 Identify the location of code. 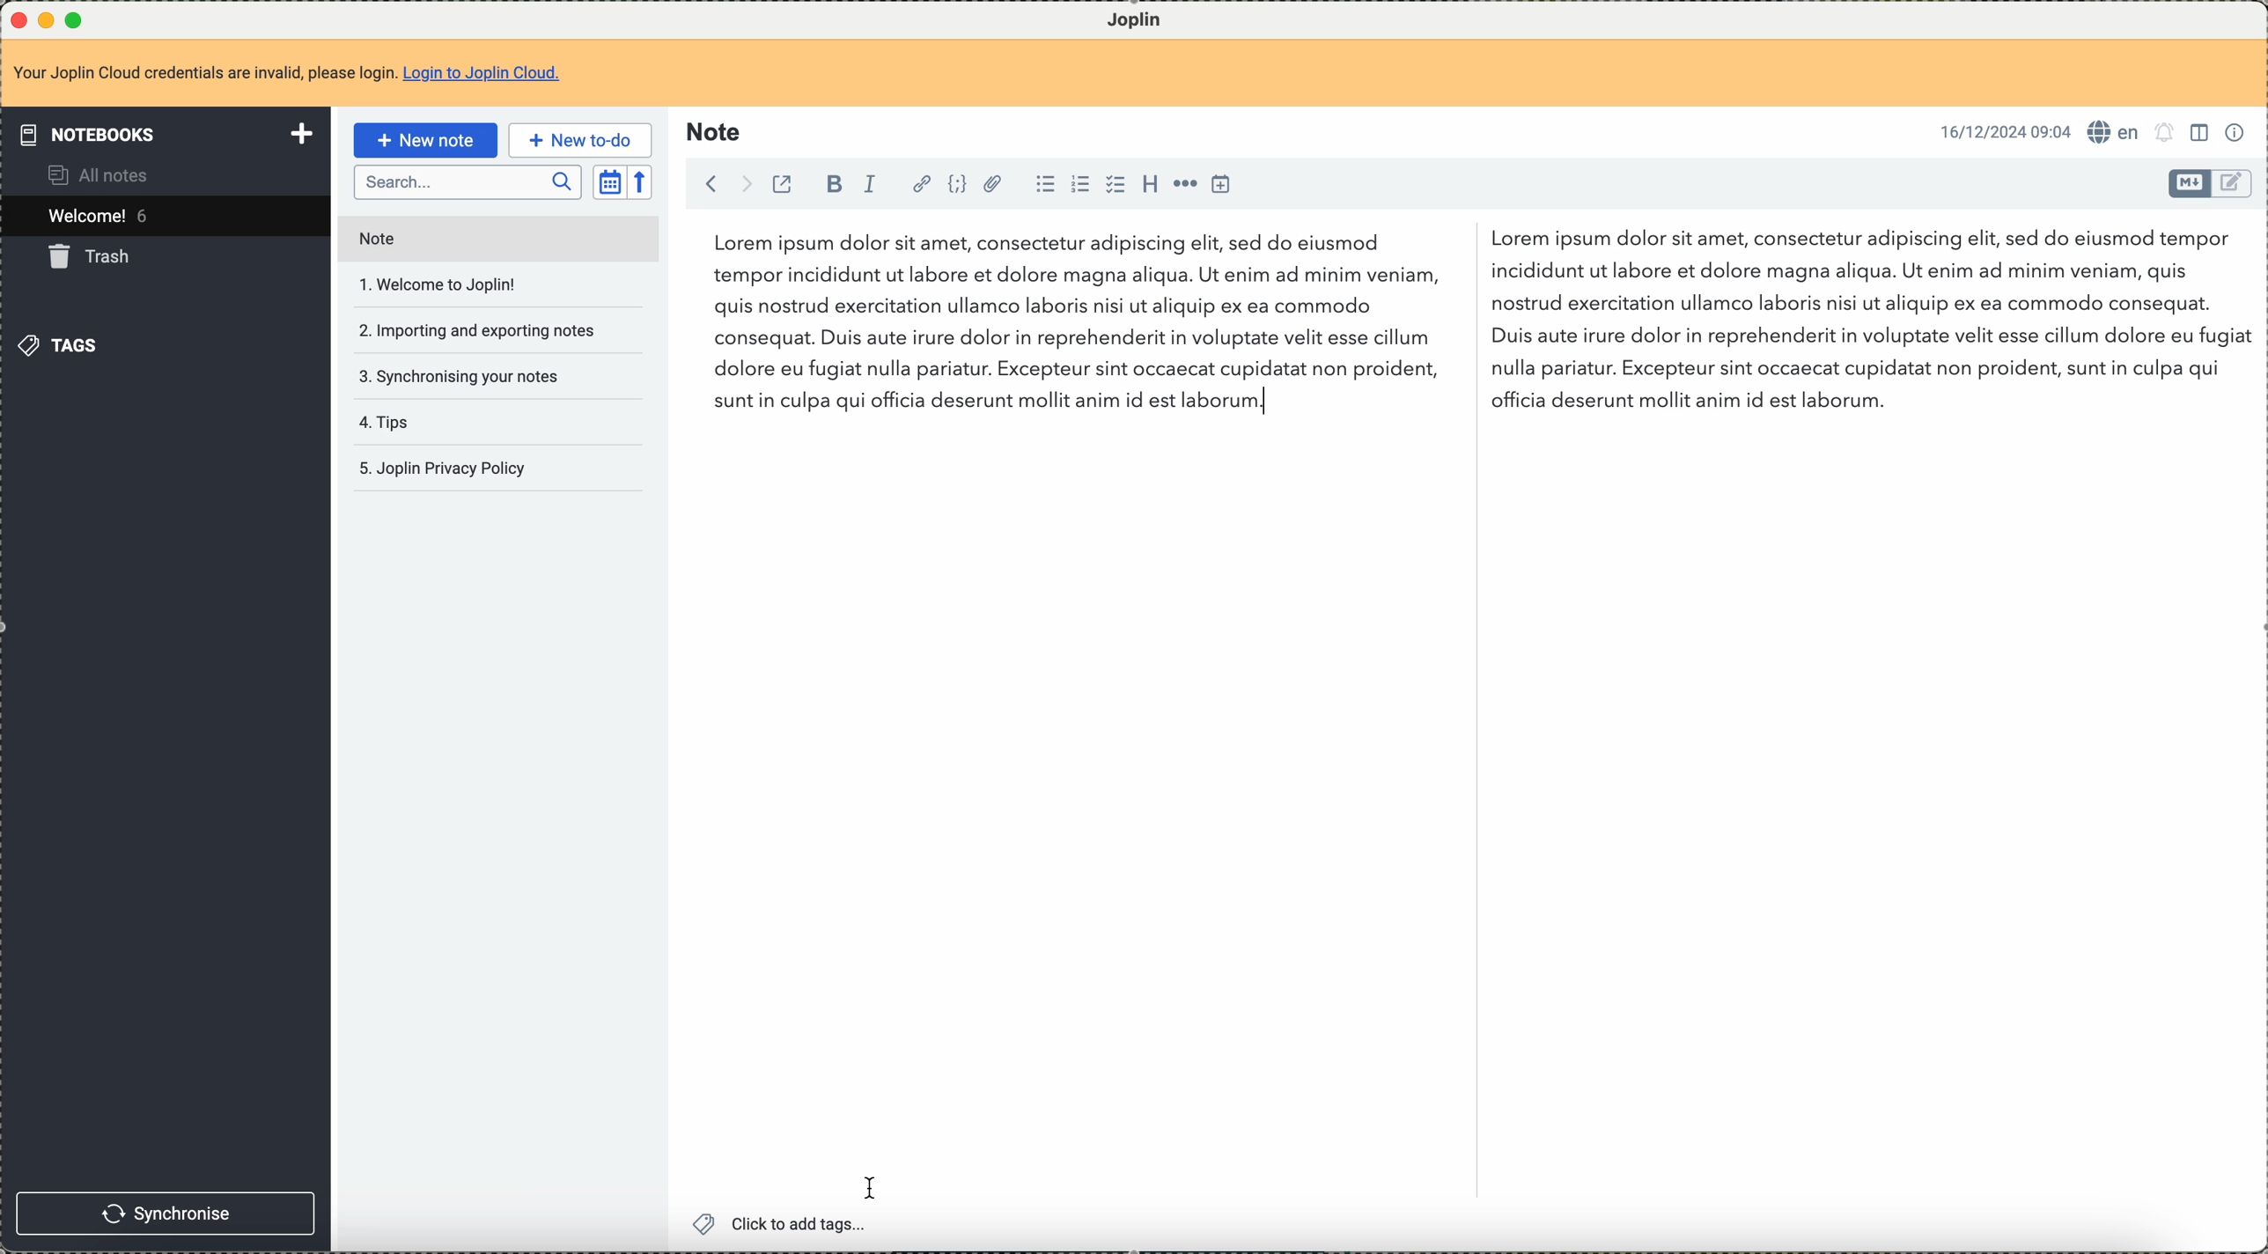
(957, 182).